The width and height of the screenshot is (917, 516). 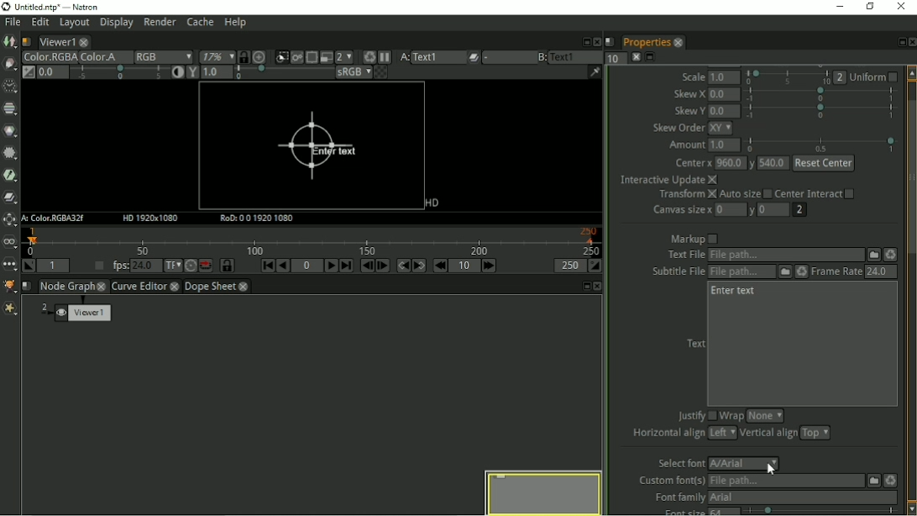 I want to click on Previous keyframe, so click(x=402, y=266).